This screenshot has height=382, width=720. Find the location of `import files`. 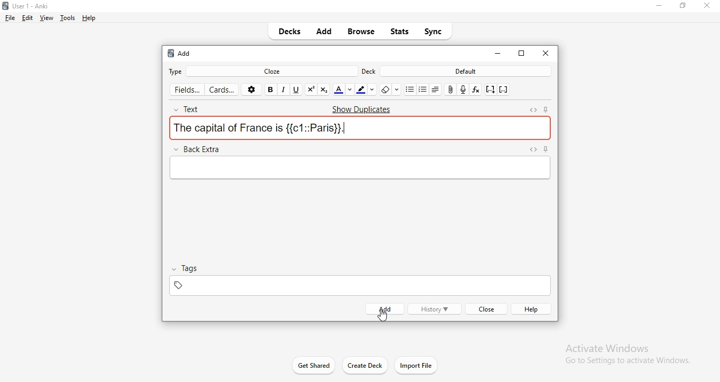

import files is located at coordinates (417, 365).